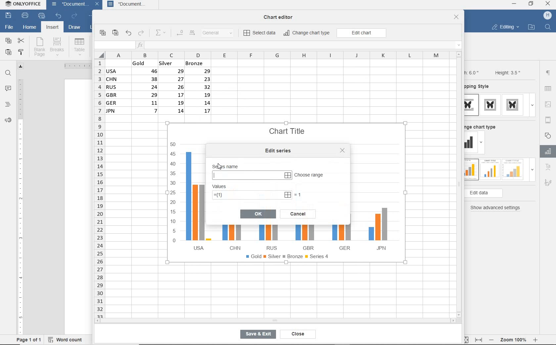  Describe the element at coordinates (220, 33) in the screenshot. I see `number format` at that location.